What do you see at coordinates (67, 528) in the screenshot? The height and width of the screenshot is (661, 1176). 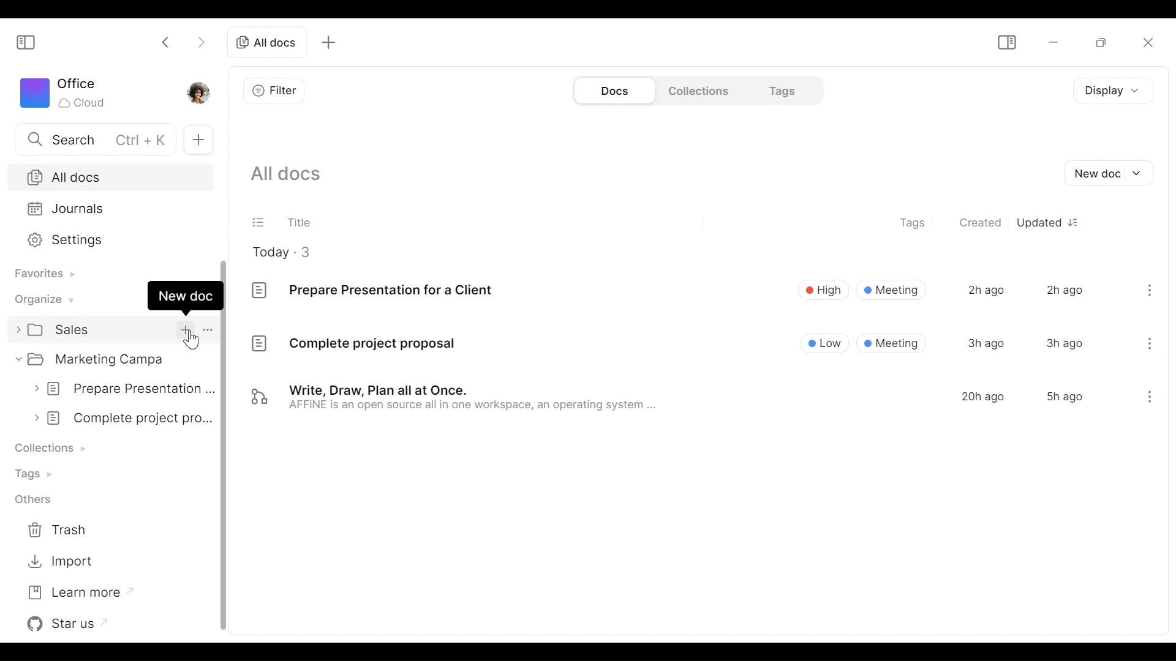 I see `Trash` at bounding box center [67, 528].